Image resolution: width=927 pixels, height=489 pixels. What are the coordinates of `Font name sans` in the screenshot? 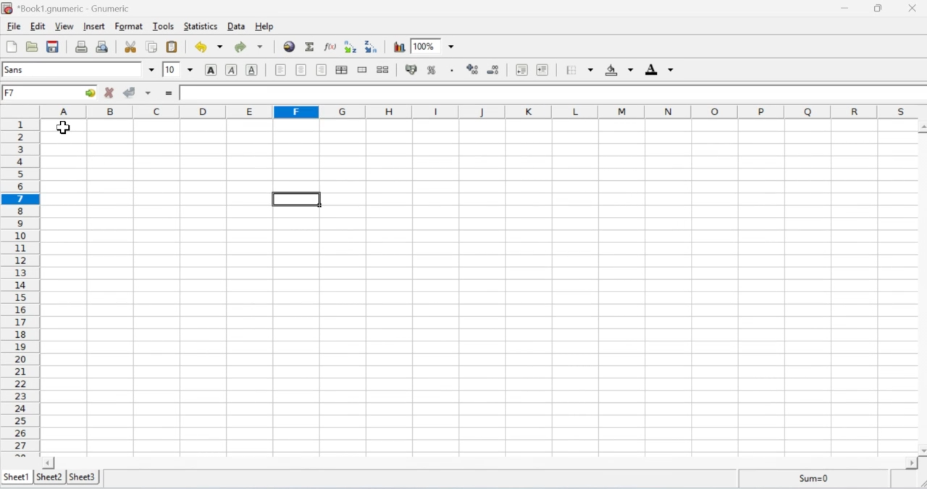 It's located at (79, 70).